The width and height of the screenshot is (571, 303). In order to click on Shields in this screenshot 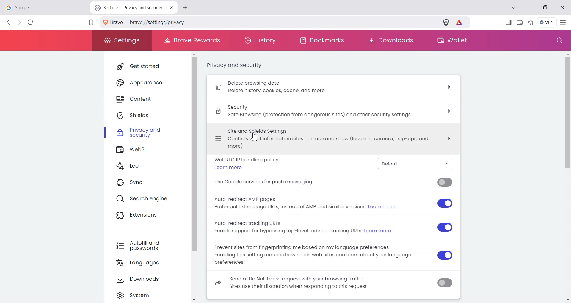, I will do `click(147, 115)`.